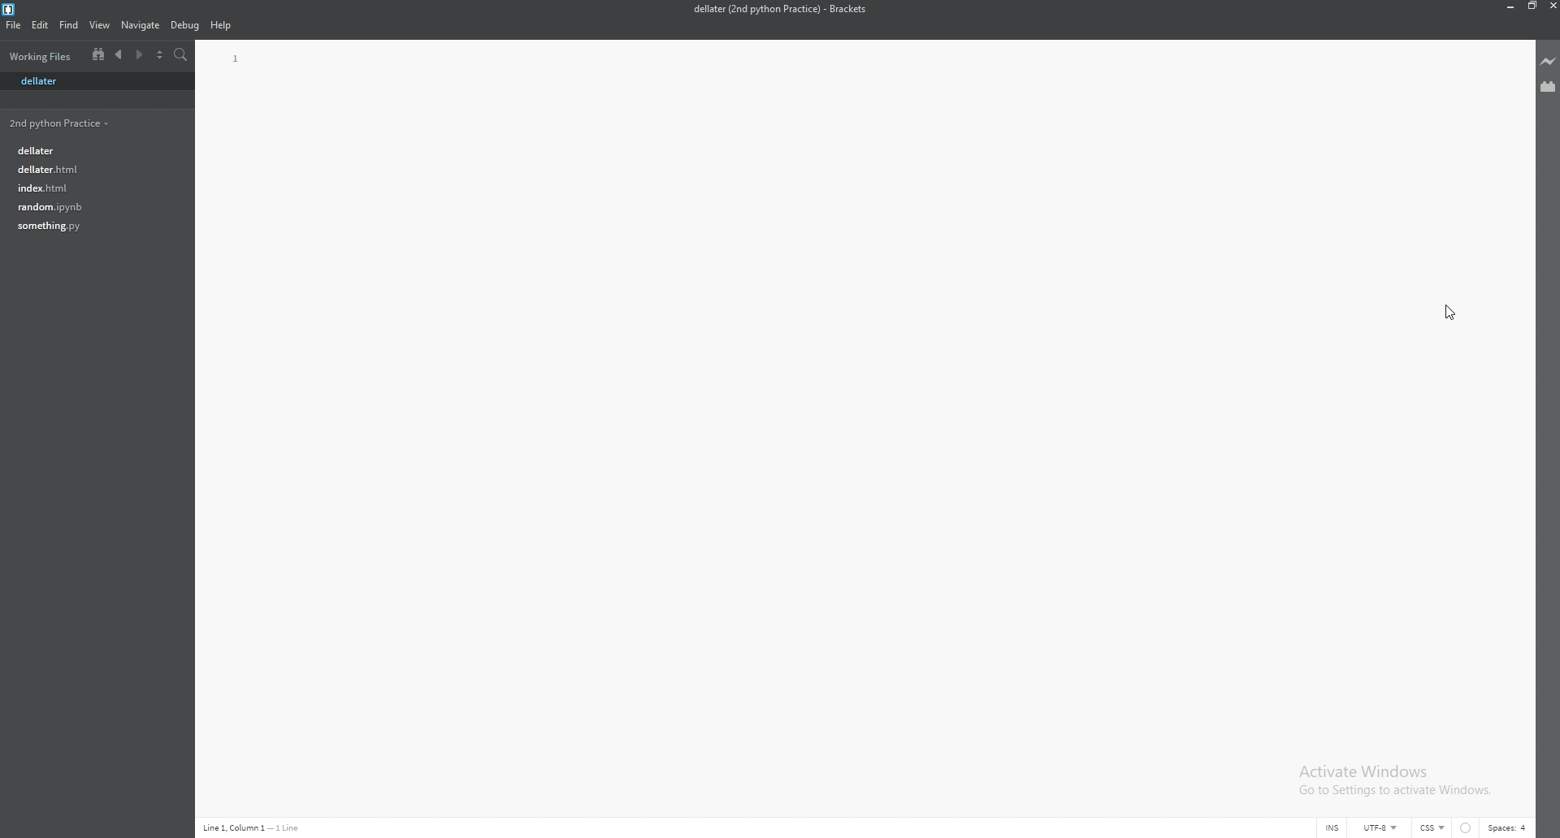 The width and height of the screenshot is (1560, 838). Describe the element at coordinates (1456, 313) in the screenshot. I see `cursor` at that location.